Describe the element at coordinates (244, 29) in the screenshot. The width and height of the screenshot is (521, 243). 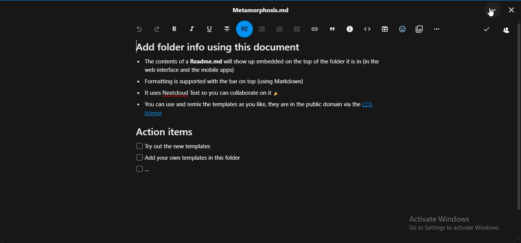
I see `headings` at that location.